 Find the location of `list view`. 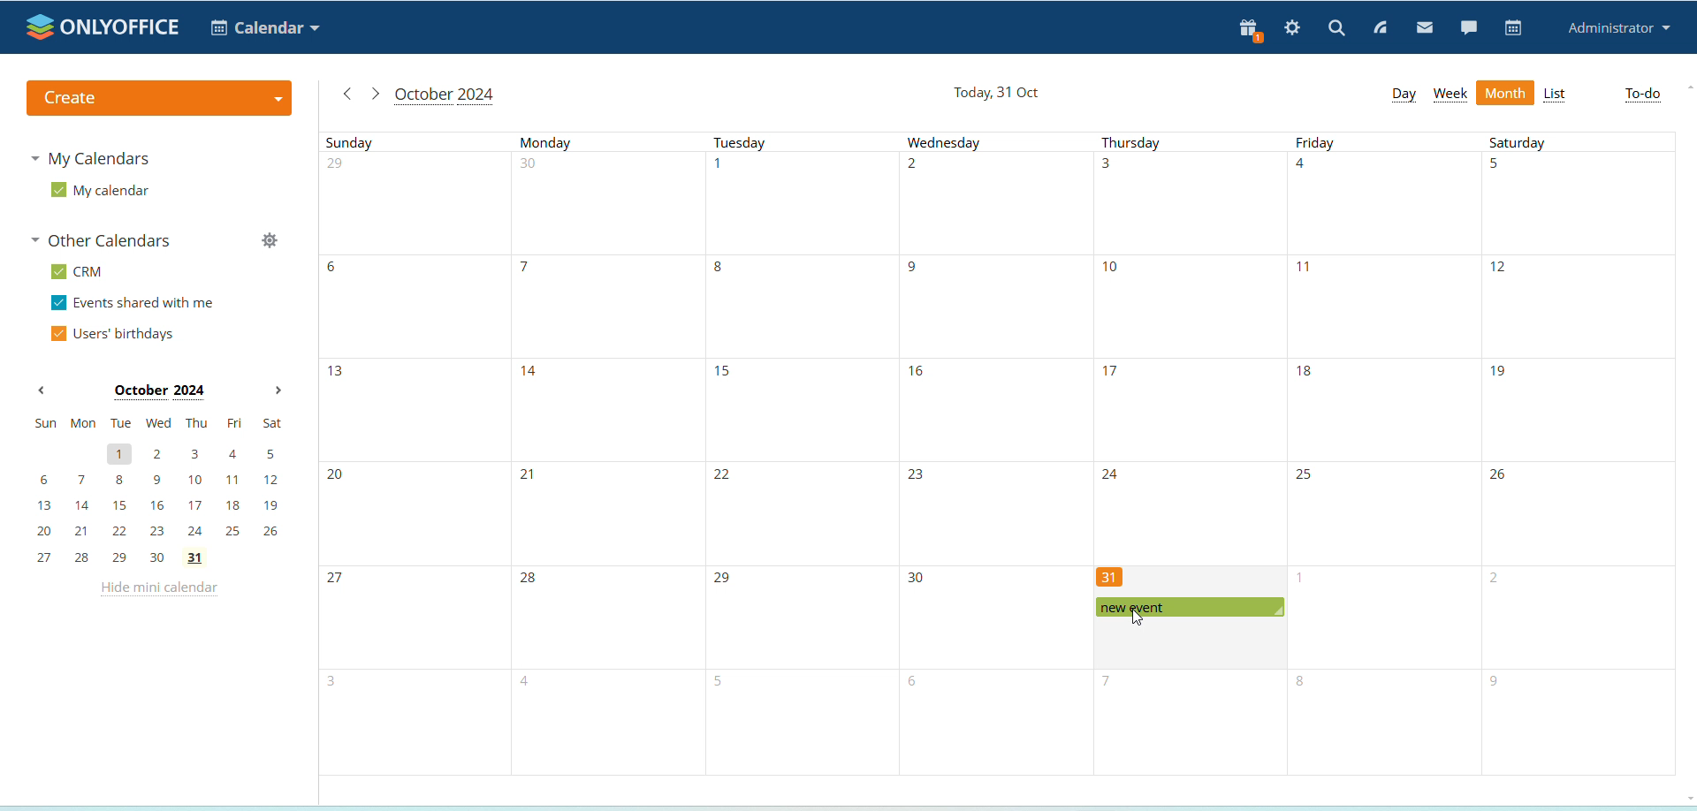

list view is located at coordinates (1556, 95).